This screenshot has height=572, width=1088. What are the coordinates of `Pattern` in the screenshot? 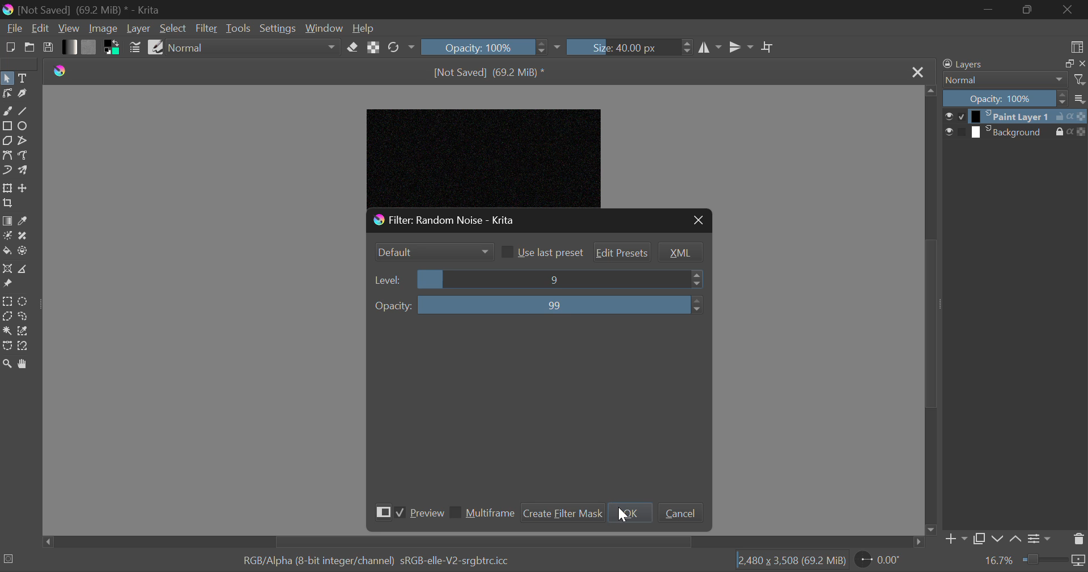 It's located at (91, 47).